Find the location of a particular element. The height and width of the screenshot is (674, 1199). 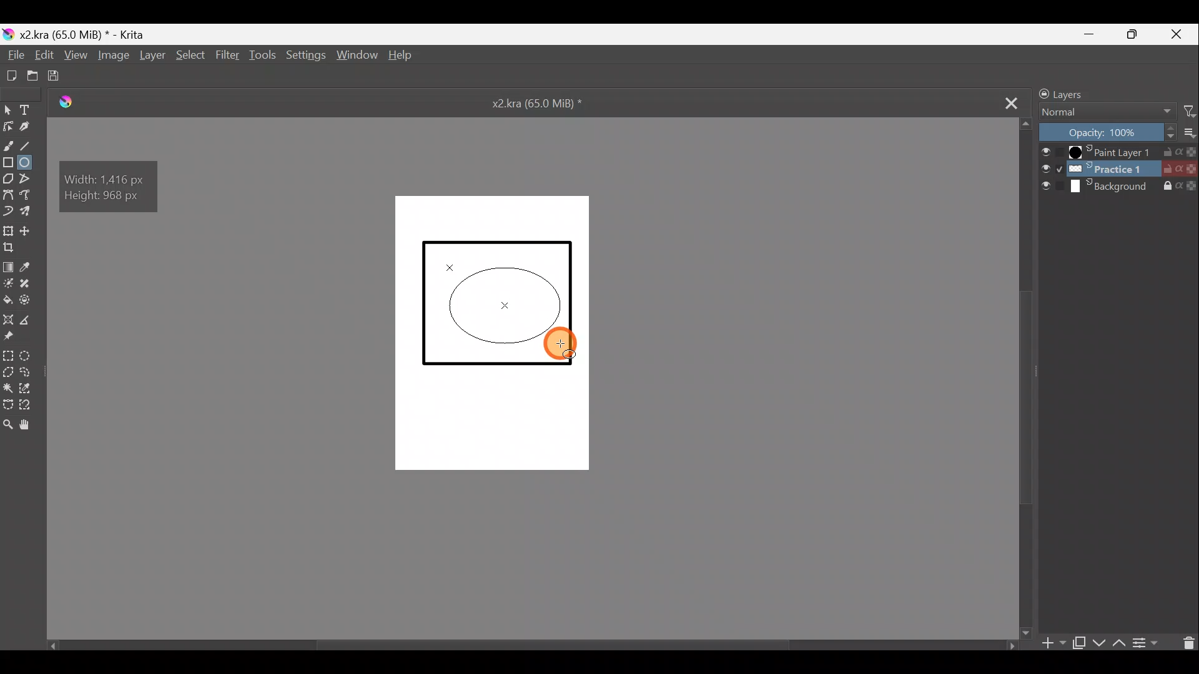

Move layer/mask up is located at coordinates (1117, 640).